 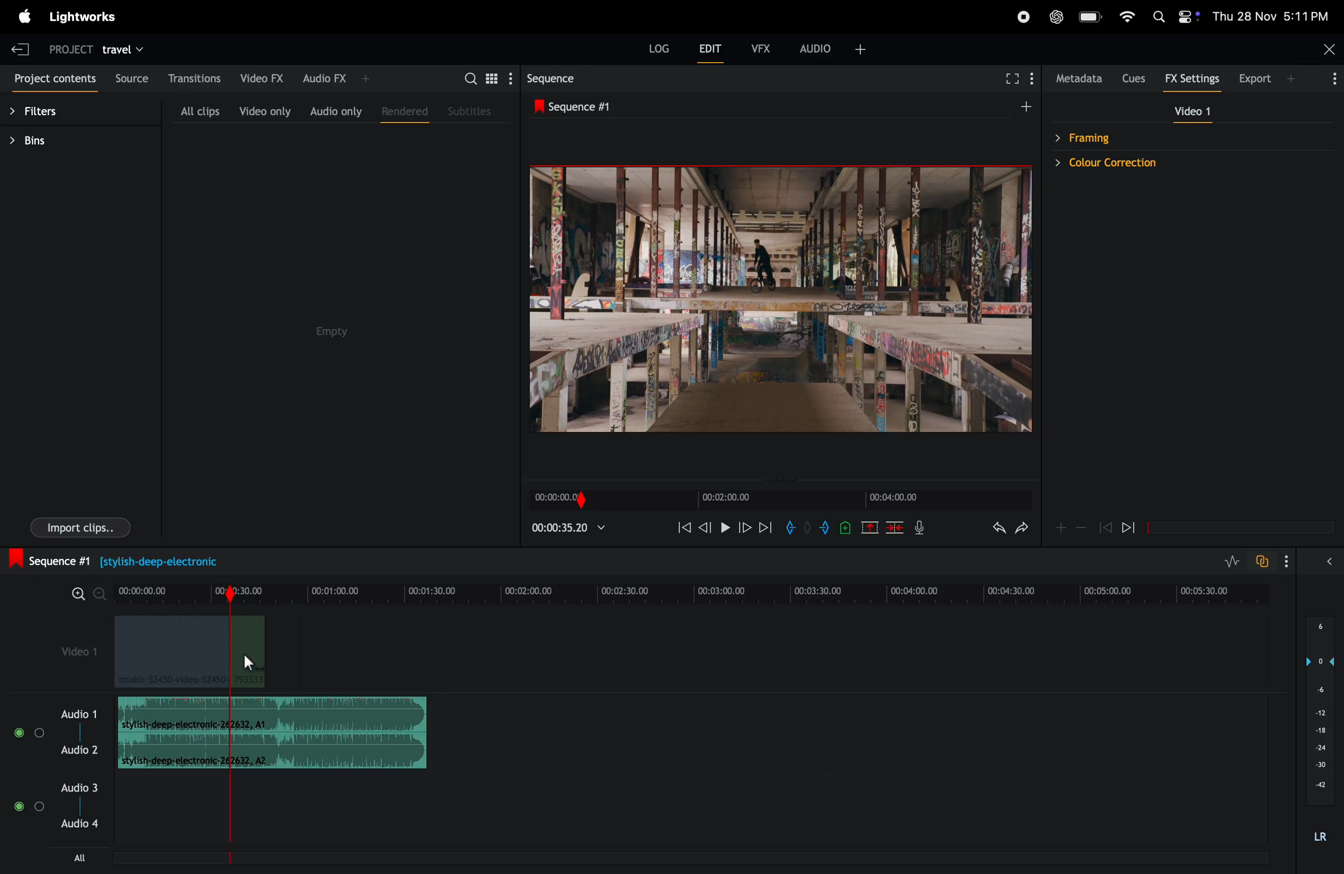 I want to click on project, so click(x=66, y=51).